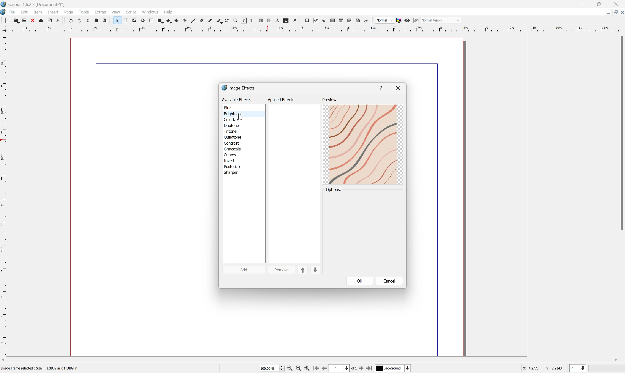  What do you see at coordinates (186, 20) in the screenshot?
I see `Spiral` at bounding box center [186, 20].